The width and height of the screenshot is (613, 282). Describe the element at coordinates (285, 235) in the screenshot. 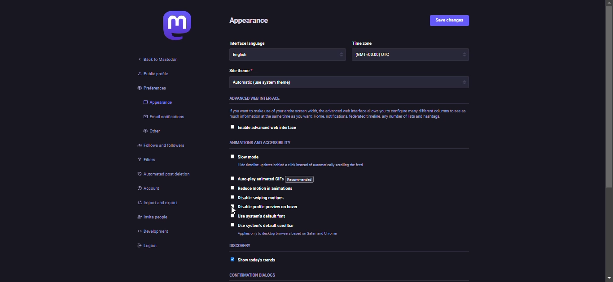

I see `info` at that location.